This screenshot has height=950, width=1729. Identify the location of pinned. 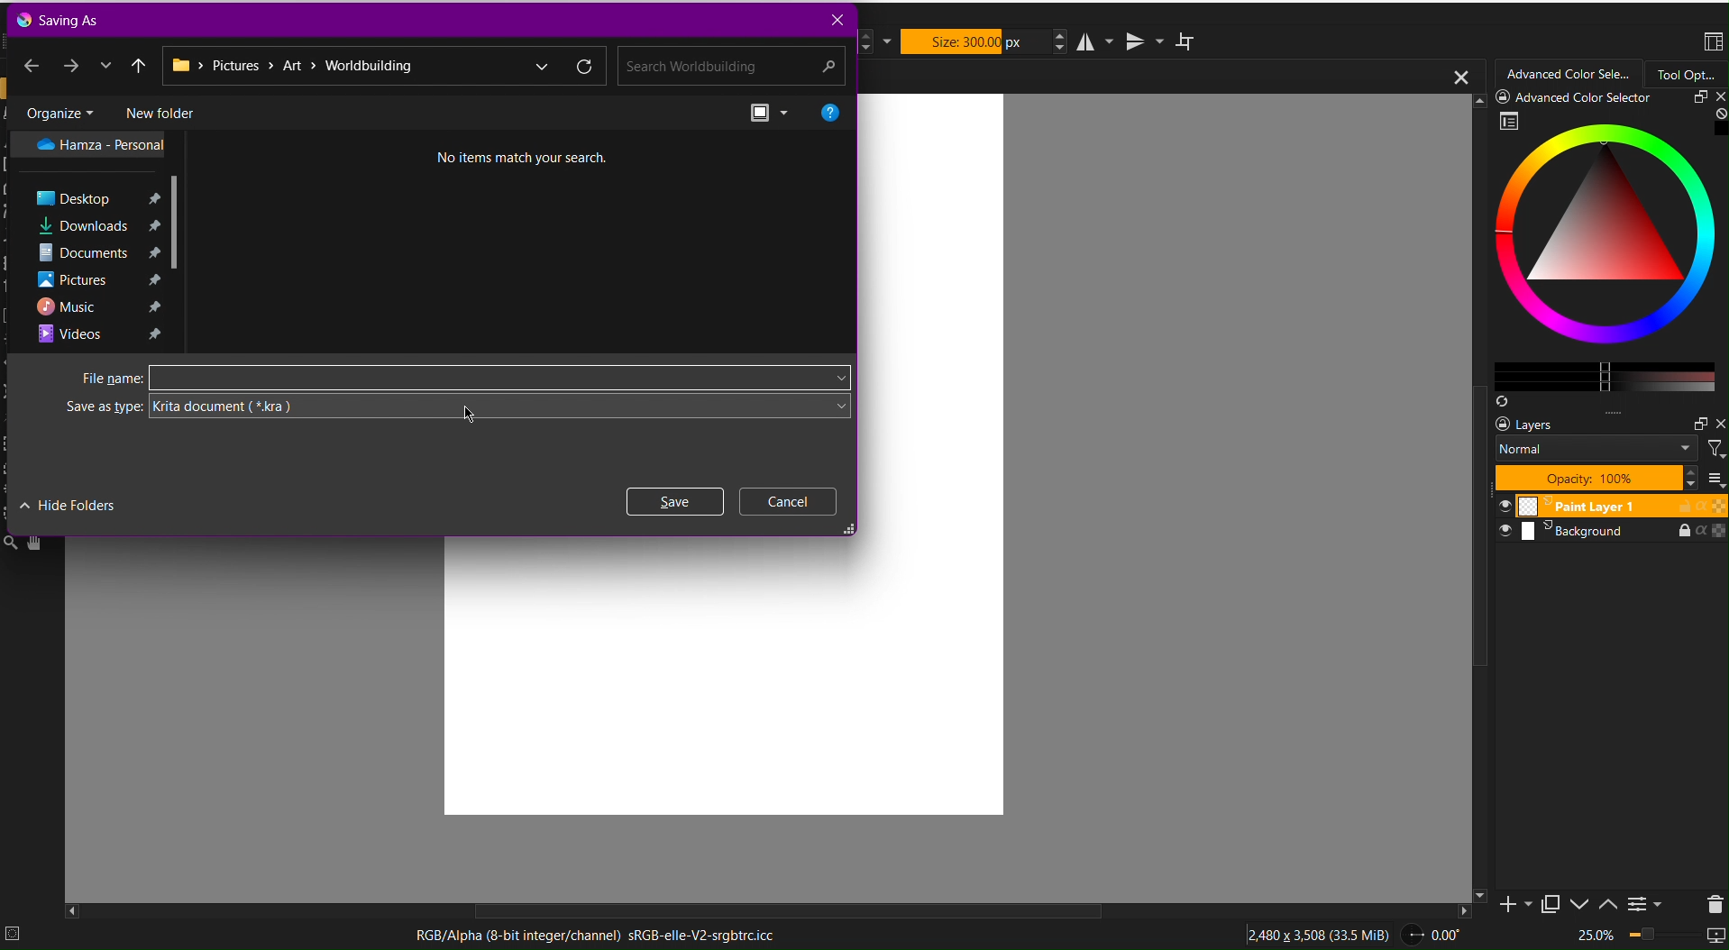
(153, 198).